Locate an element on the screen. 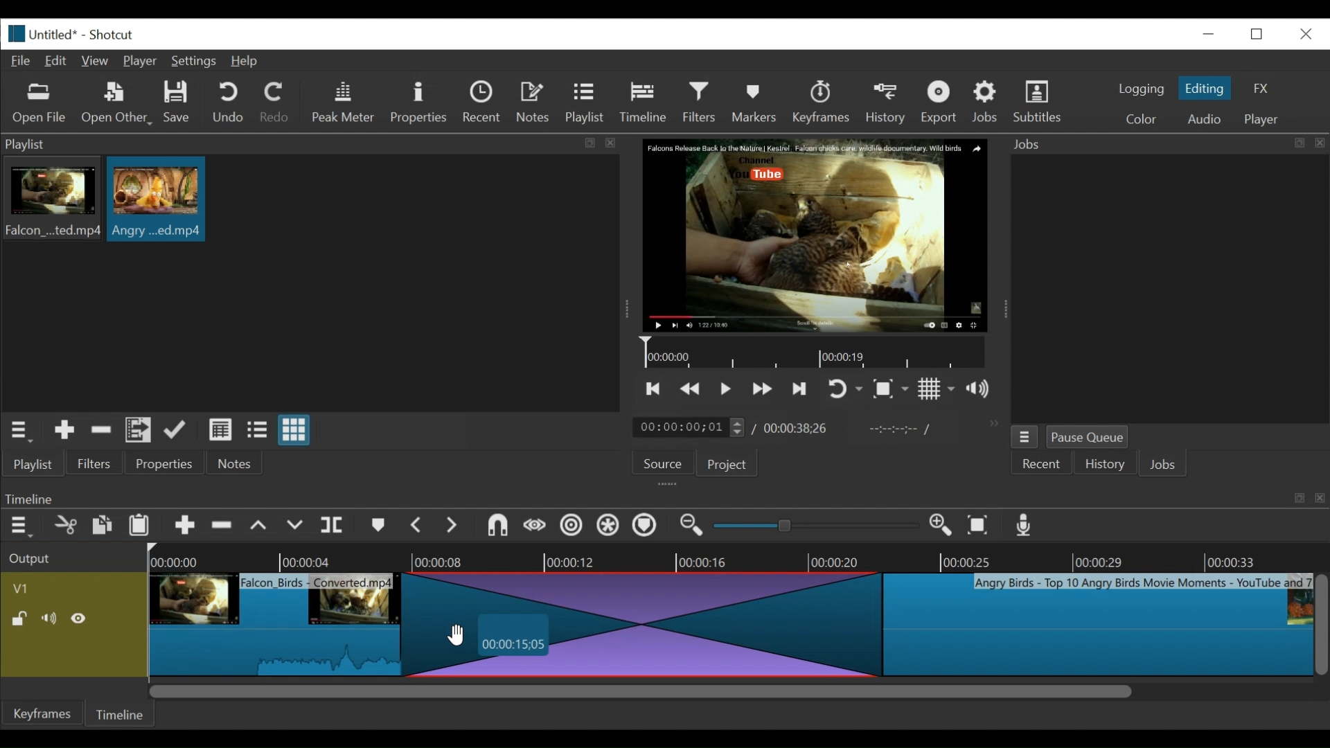  jobs menu is located at coordinates (1025, 435).